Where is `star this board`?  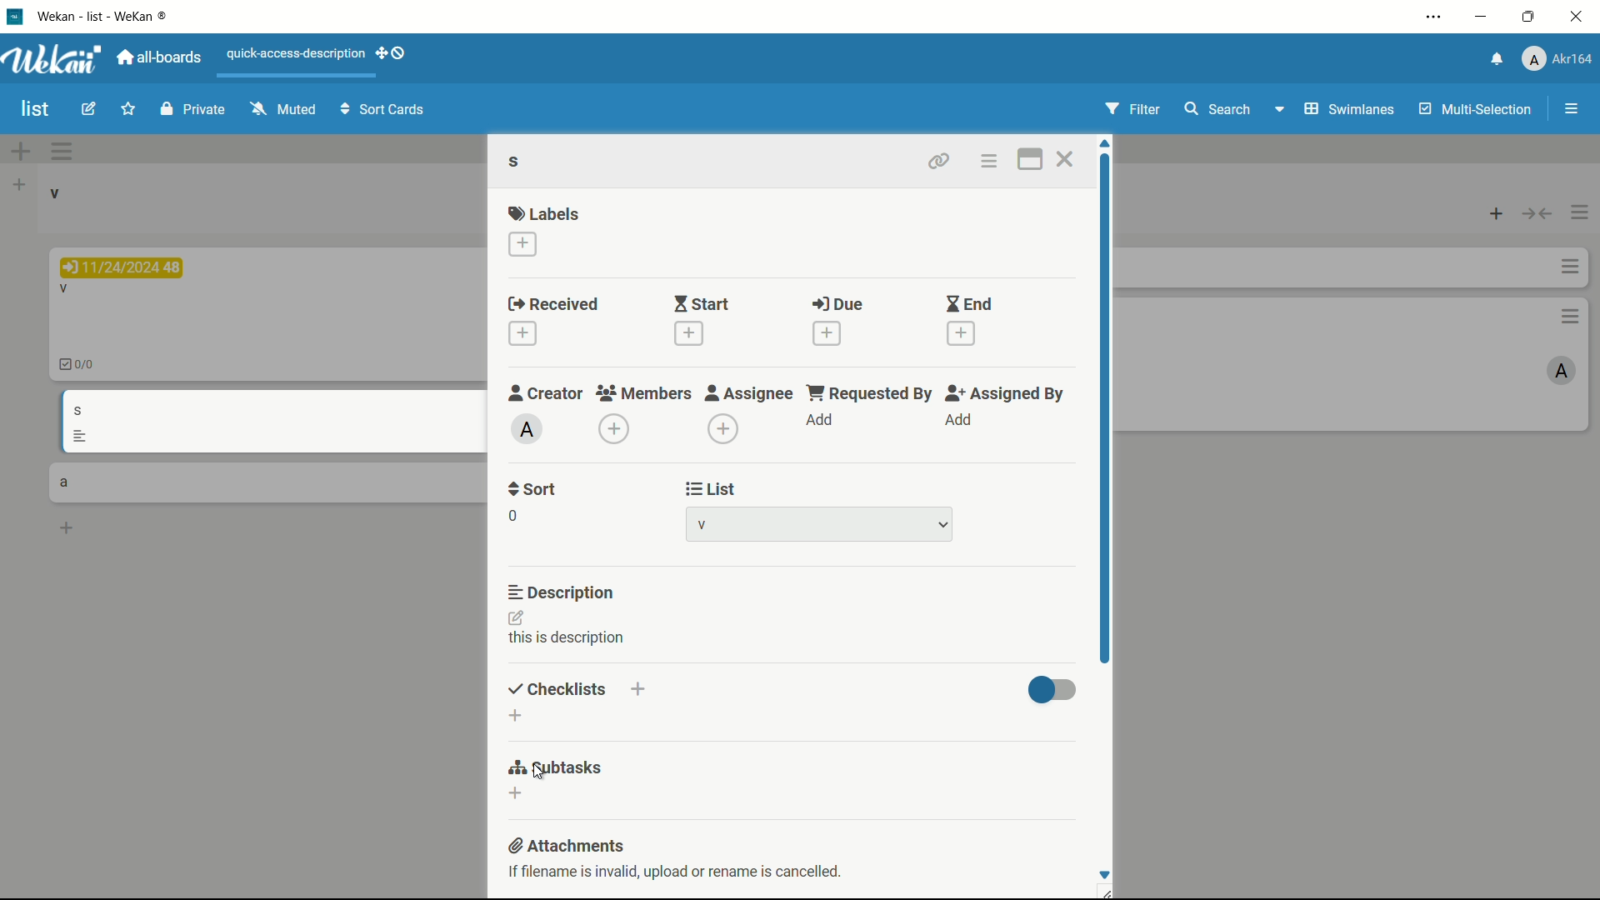 star this board is located at coordinates (127, 111).